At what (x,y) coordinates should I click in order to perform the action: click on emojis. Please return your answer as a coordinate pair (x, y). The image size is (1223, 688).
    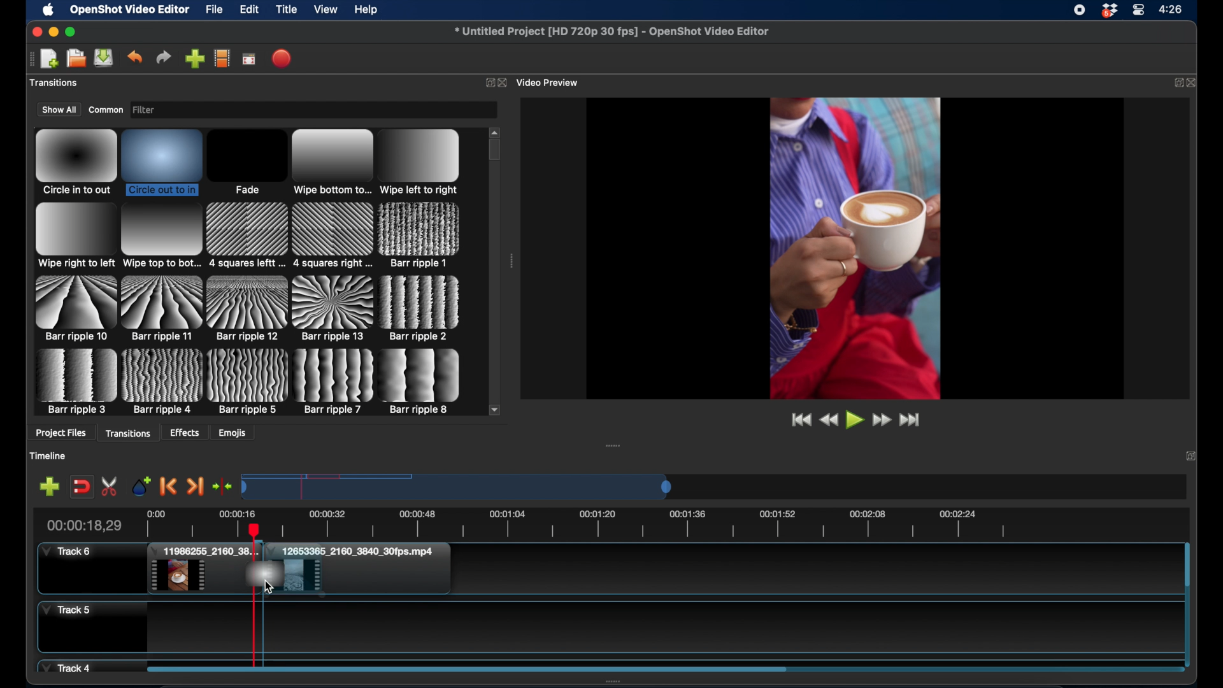
    Looking at the image, I should click on (232, 433).